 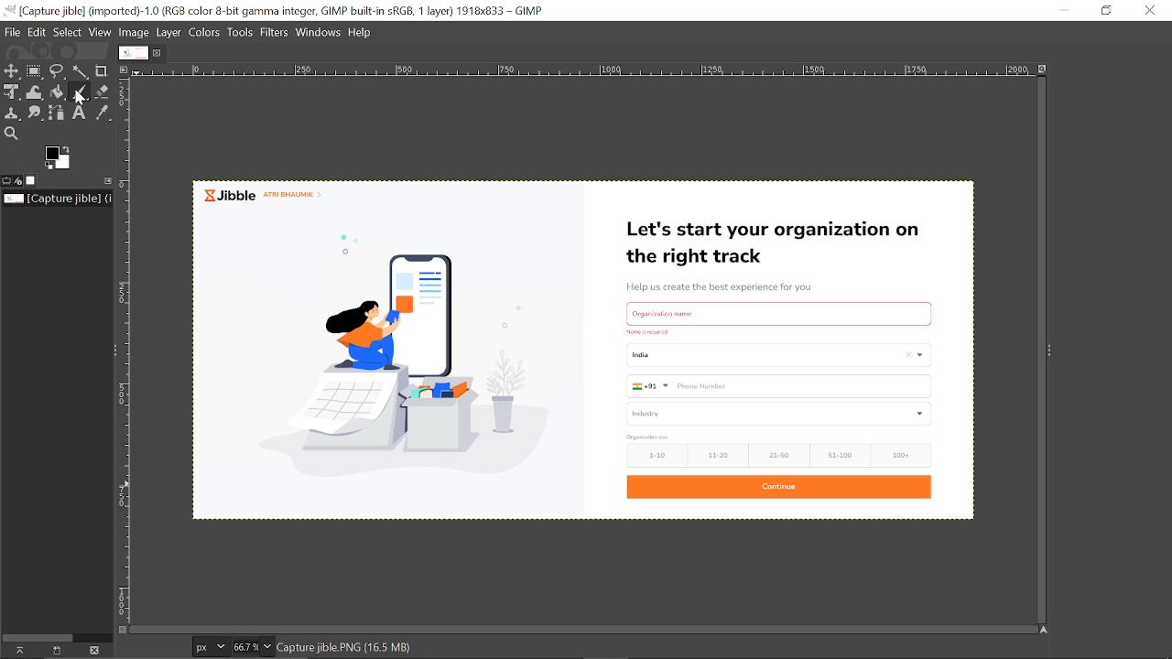 I want to click on Eraser tool, so click(x=103, y=92).